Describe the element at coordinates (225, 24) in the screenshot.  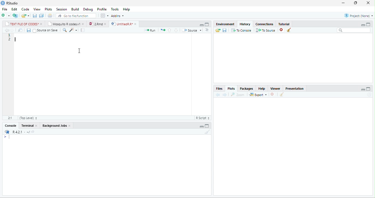
I see `Environment` at that location.